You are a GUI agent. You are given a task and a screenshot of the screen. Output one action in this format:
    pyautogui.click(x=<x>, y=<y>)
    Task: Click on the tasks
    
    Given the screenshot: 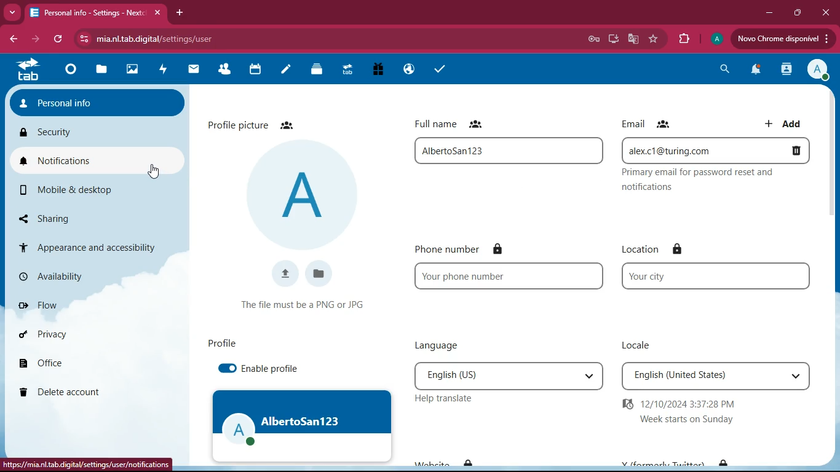 What is the action you would take?
    pyautogui.click(x=437, y=69)
    